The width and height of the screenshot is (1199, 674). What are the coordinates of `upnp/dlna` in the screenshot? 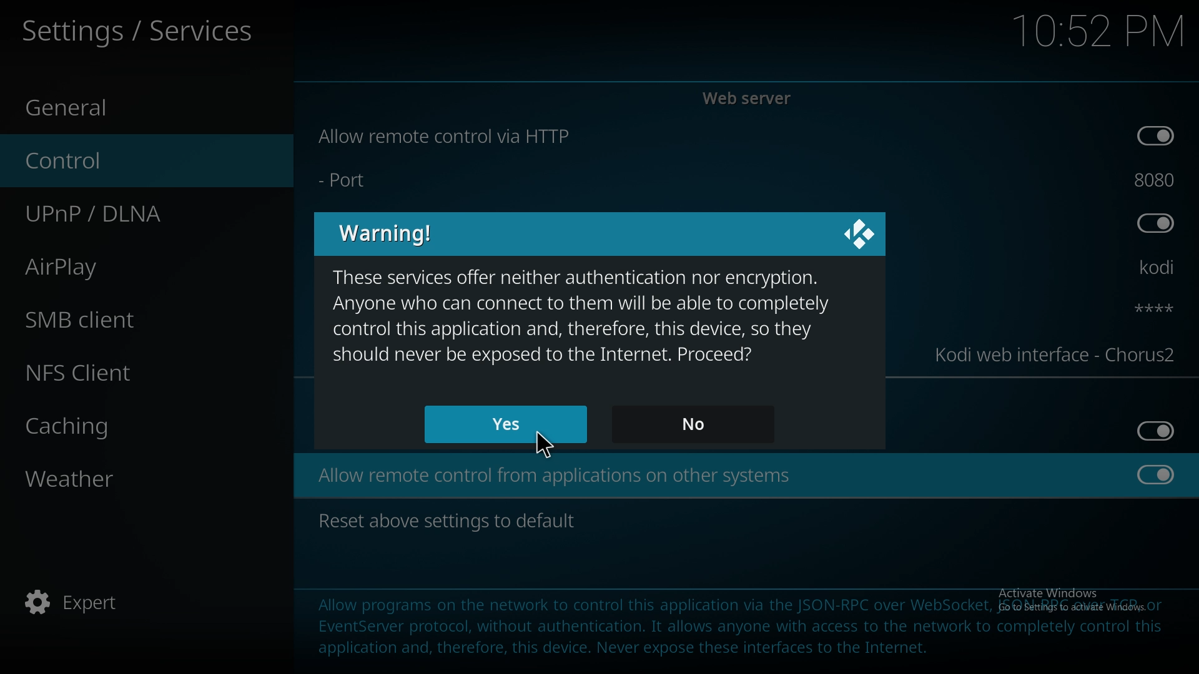 It's located at (134, 214).